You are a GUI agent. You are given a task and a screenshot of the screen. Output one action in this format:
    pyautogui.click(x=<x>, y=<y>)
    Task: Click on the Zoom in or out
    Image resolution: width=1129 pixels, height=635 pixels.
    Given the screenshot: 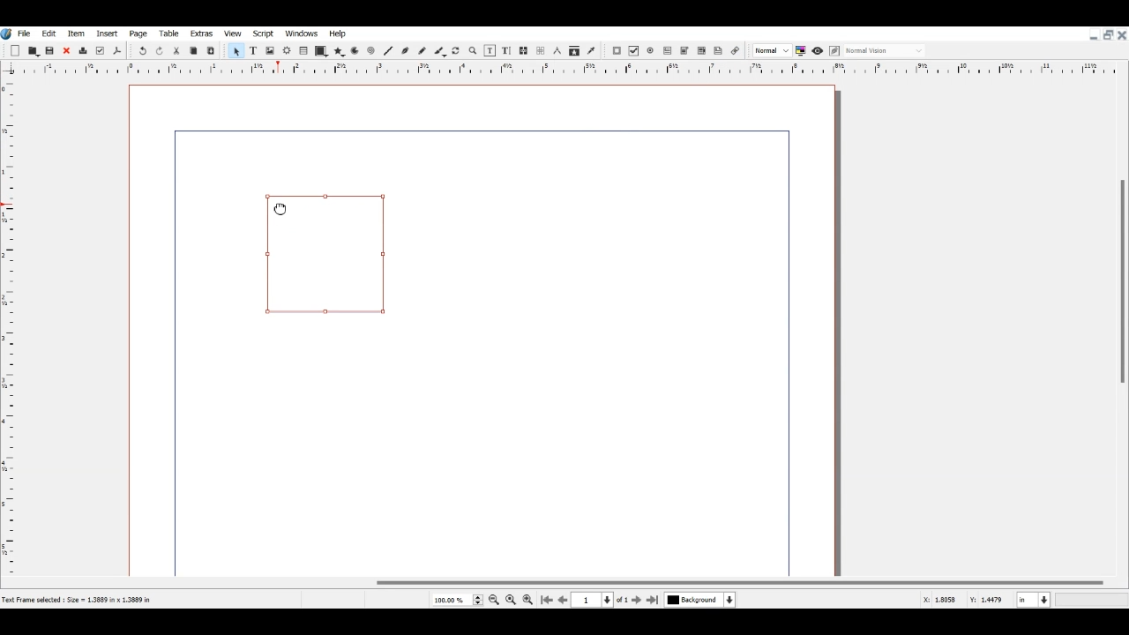 What is the action you would take?
    pyautogui.click(x=472, y=50)
    